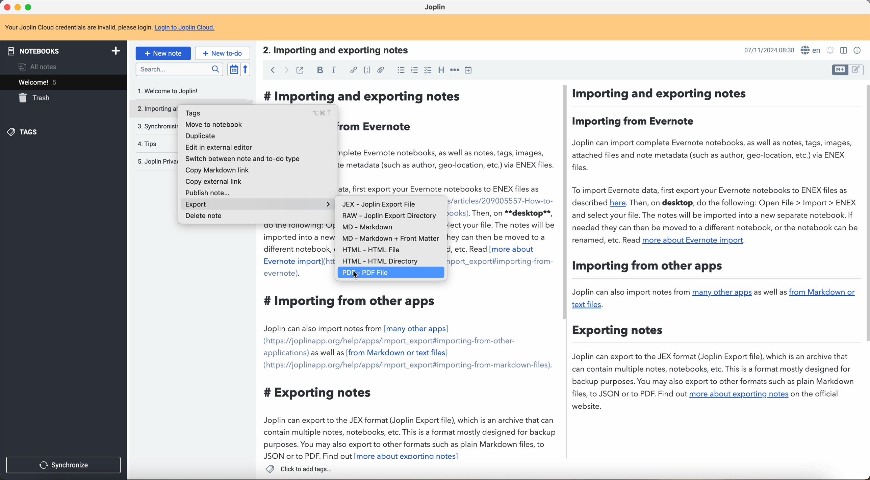 The height and width of the screenshot is (480, 870). What do you see at coordinates (297, 97) in the screenshot?
I see `# Importing` at bounding box center [297, 97].